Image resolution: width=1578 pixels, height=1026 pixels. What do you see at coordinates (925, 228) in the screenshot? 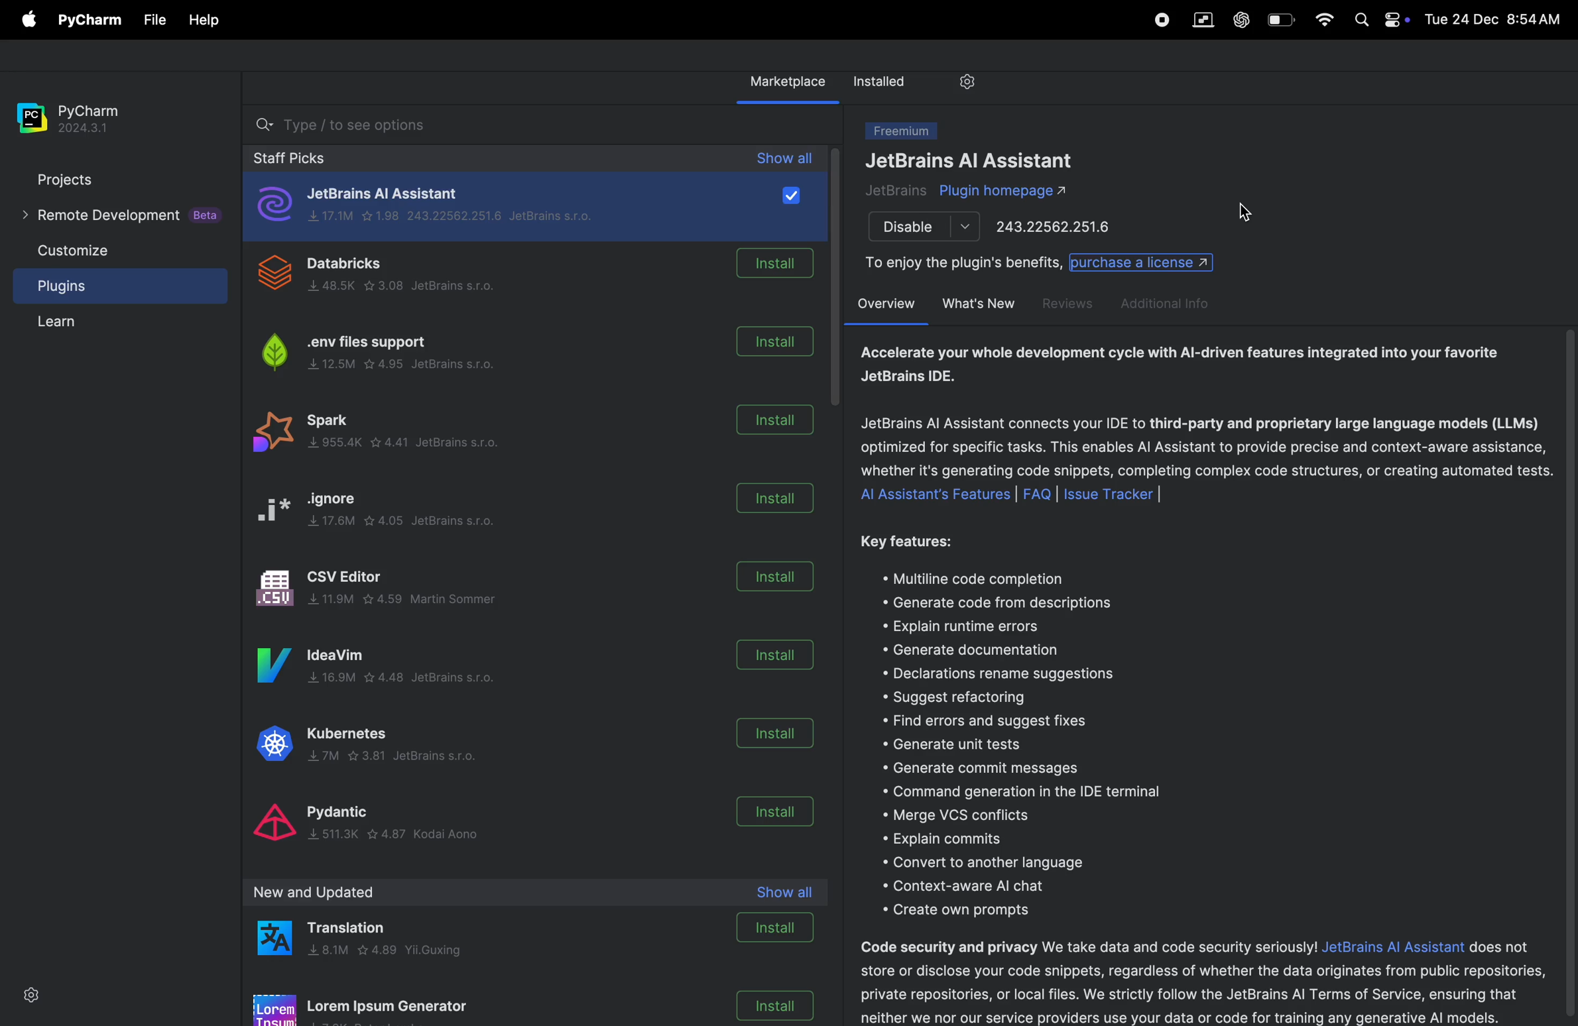
I see `disable` at bounding box center [925, 228].